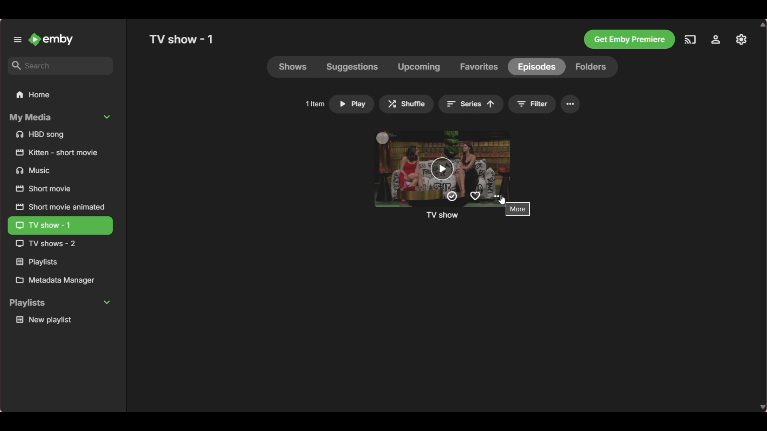 This screenshot has height=431, width=767. Describe the element at coordinates (533, 104) in the screenshot. I see `Filter shows` at that location.